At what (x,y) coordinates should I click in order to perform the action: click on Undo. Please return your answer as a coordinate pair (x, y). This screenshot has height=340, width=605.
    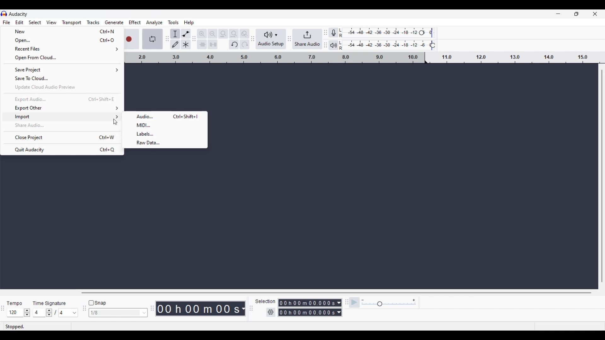
    Looking at the image, I should click on (234, 44).